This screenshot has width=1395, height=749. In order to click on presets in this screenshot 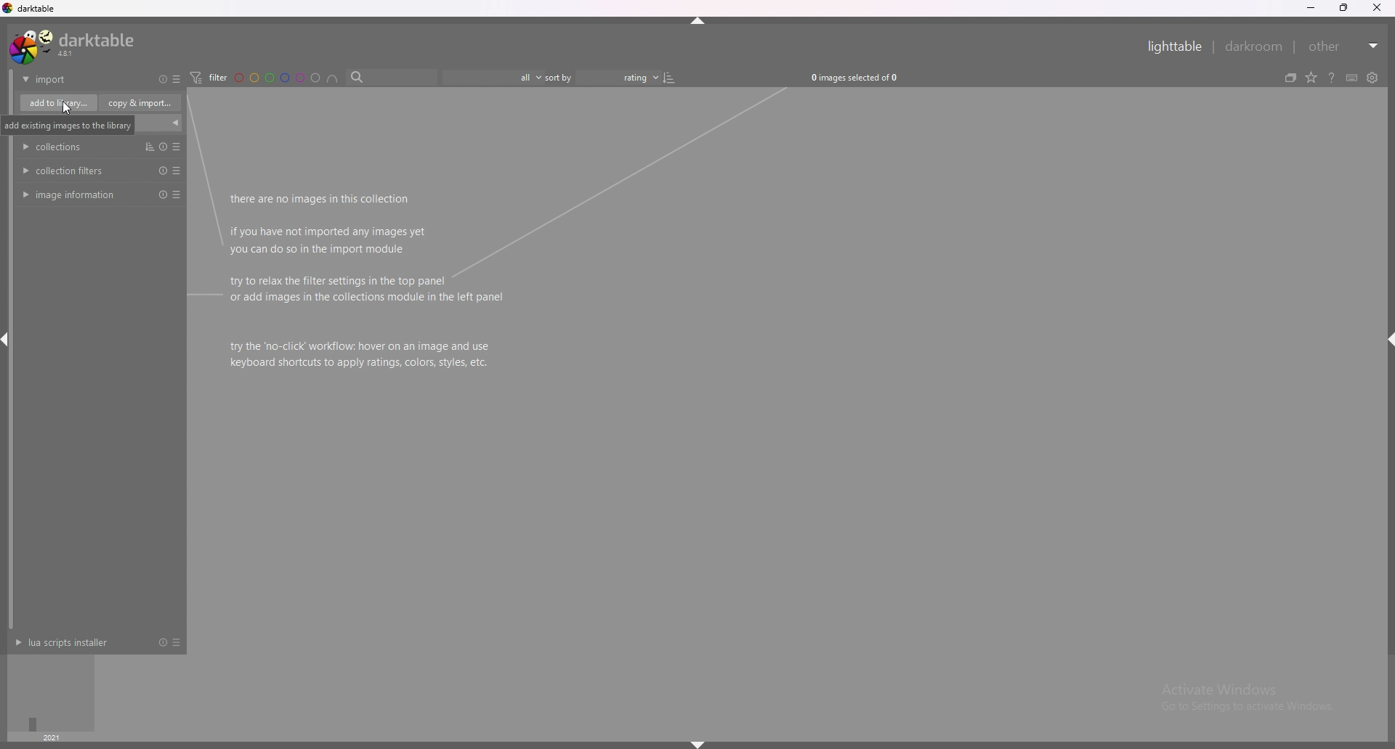, I will do `click(177, 170)`.